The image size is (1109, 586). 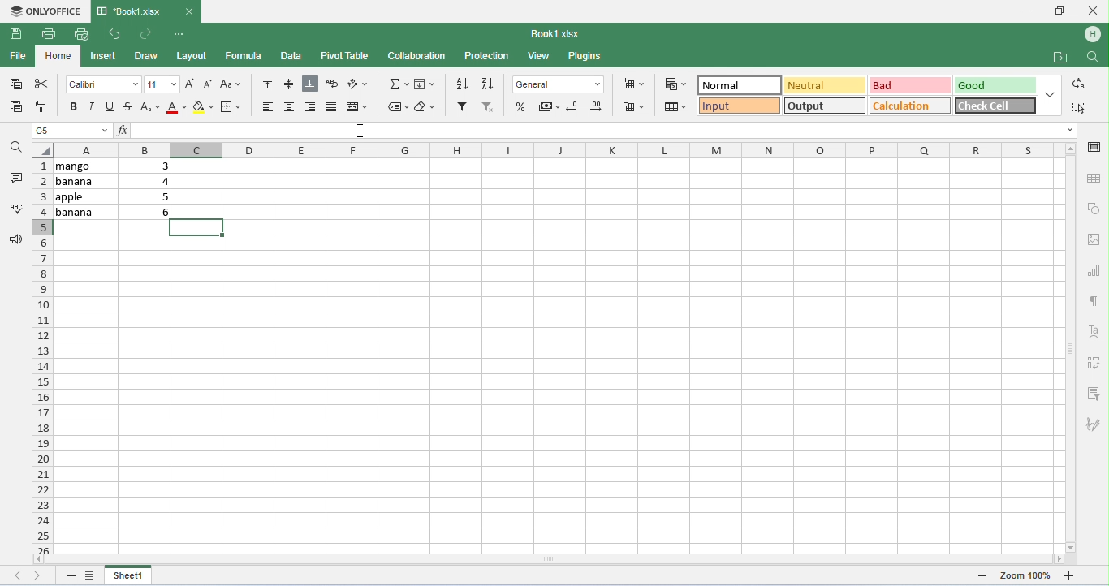 I want to click on align top, so click(x=265, y=83).